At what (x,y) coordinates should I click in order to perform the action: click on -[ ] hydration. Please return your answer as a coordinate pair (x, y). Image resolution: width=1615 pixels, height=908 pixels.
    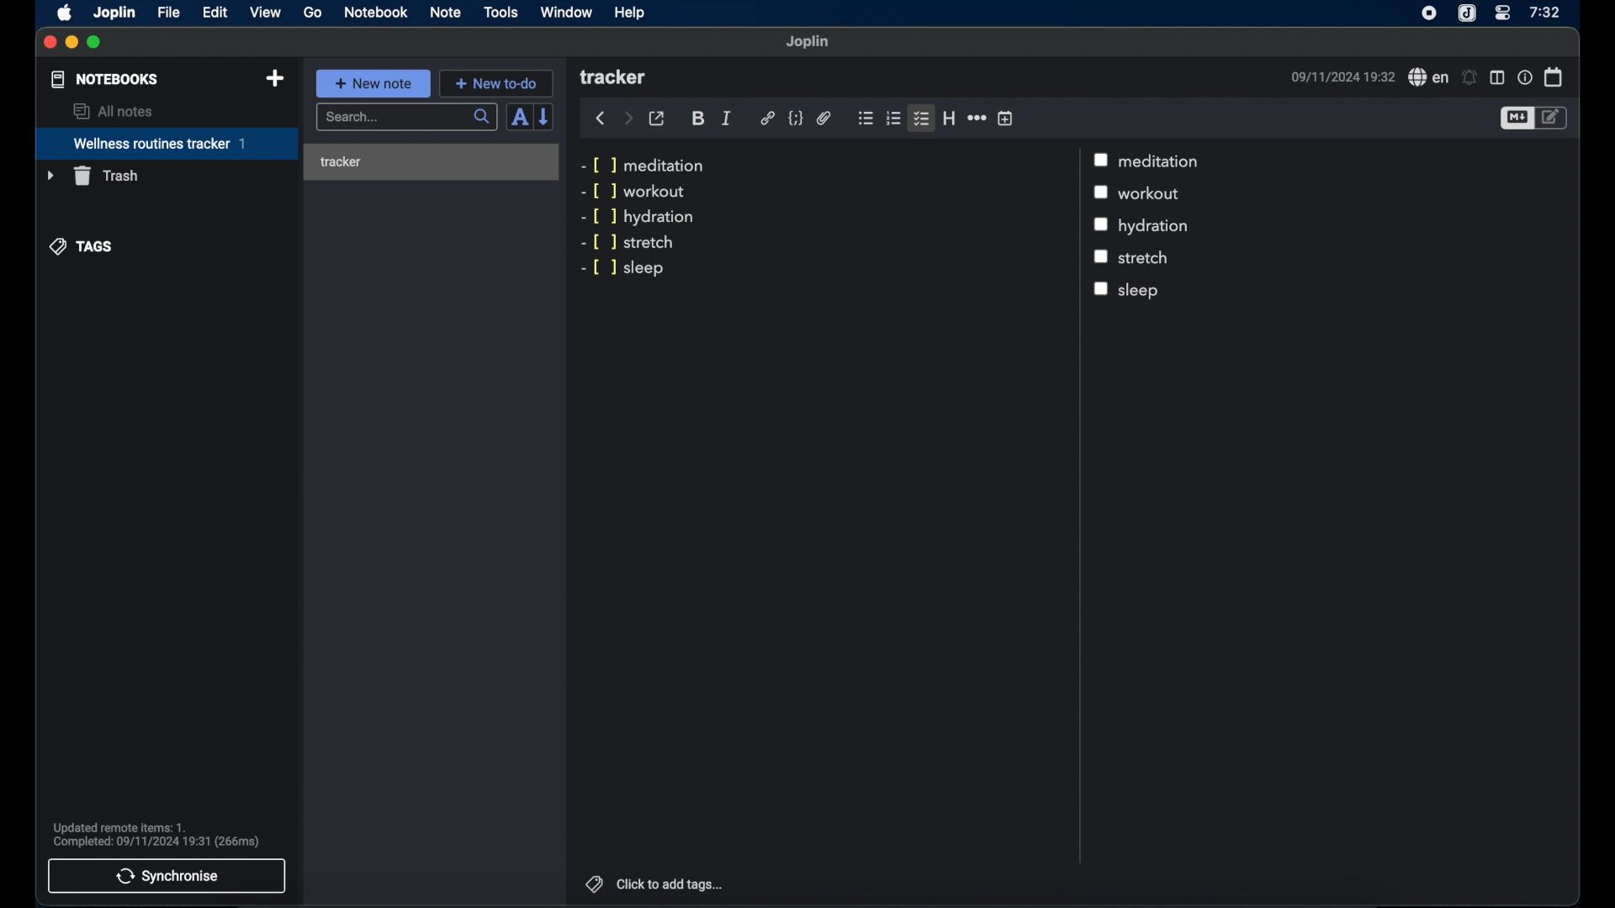
    Looking at the image, I should click on (641, 218).